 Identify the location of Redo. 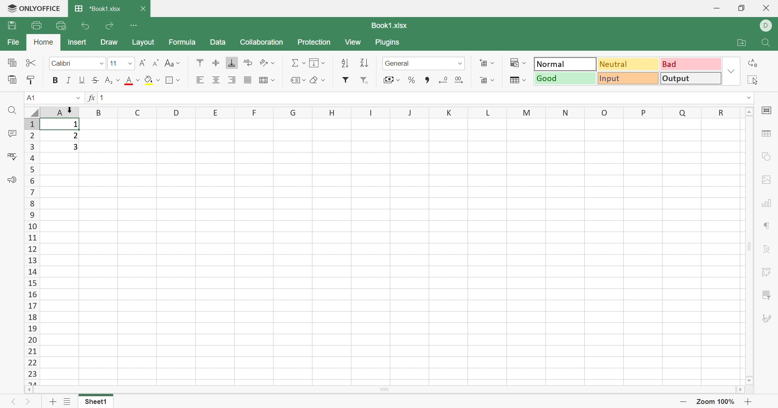
(111, 25).